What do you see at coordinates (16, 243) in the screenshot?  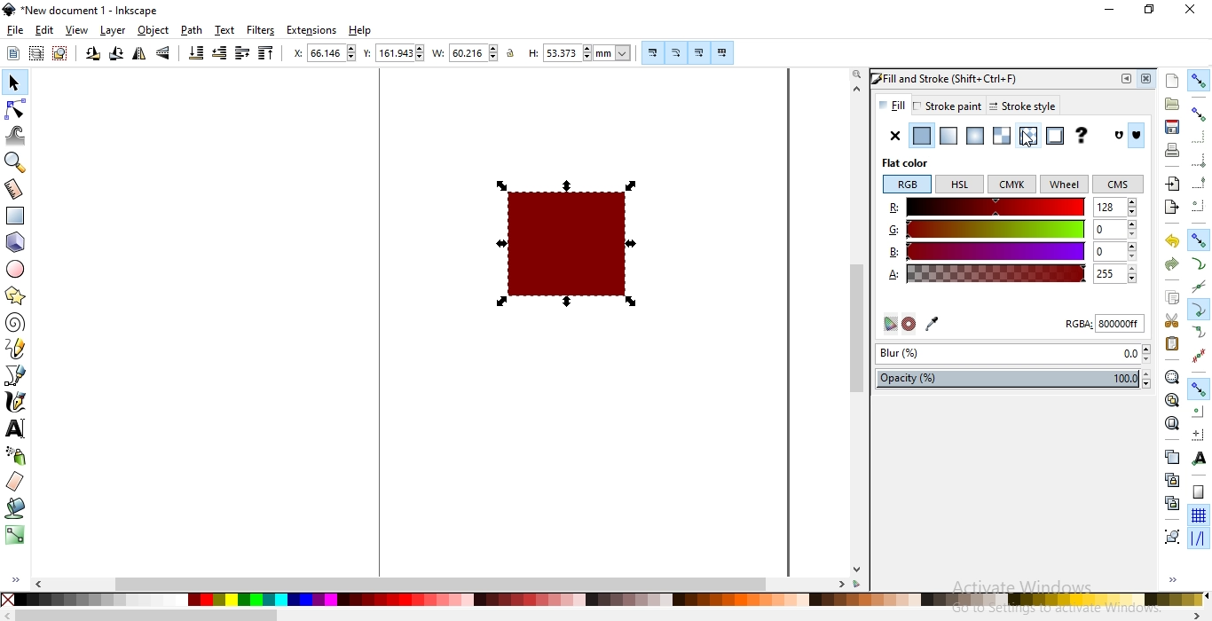 I see `create 3d boxes` at bounding box center [16, 243].